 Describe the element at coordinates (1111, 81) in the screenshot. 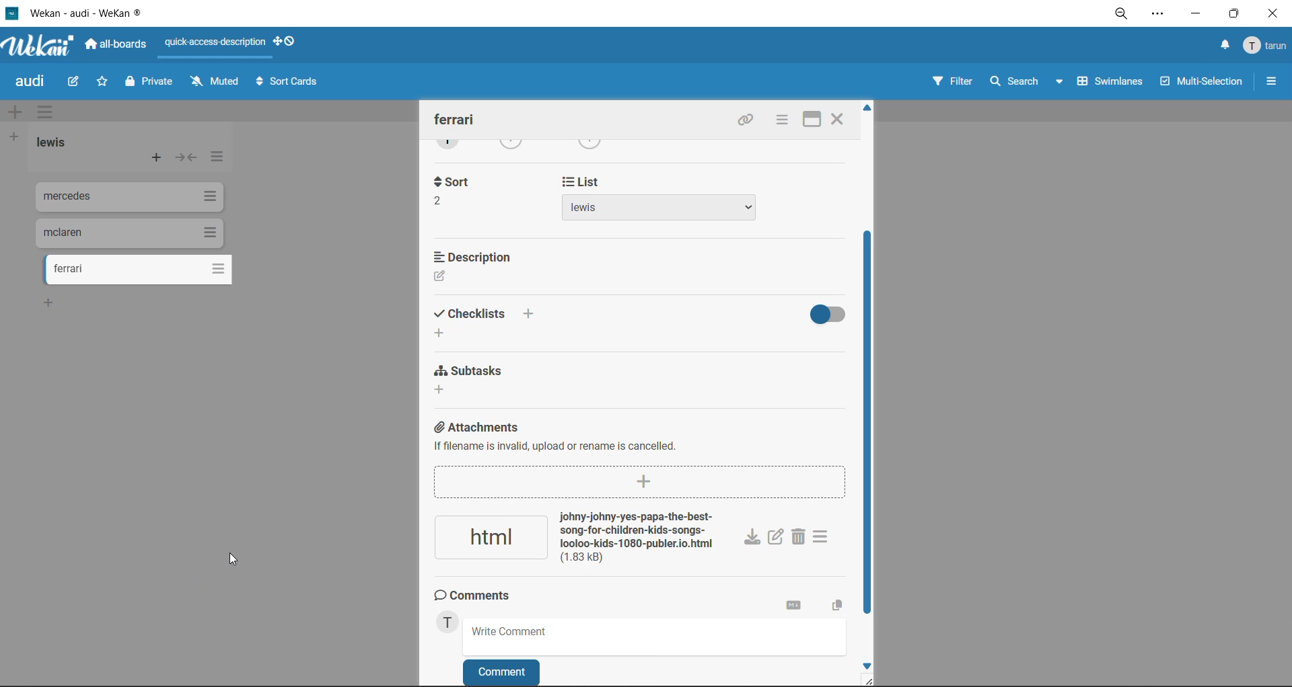

I see `swimlanes` at that location.